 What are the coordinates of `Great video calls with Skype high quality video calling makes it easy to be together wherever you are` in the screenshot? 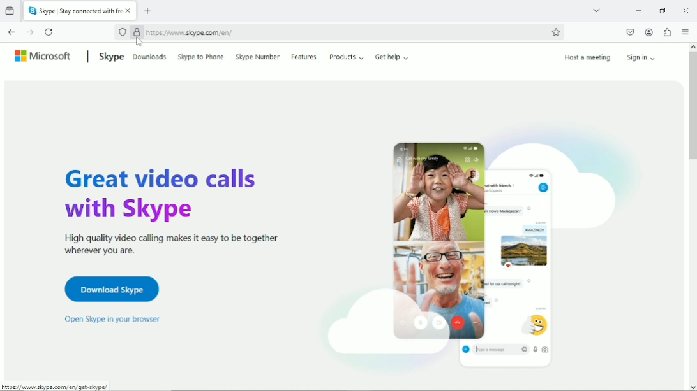 It's located at (167, 210).